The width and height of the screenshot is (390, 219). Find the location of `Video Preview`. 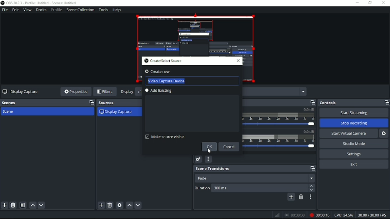

Video Preview is located at coordinates (195, 34).